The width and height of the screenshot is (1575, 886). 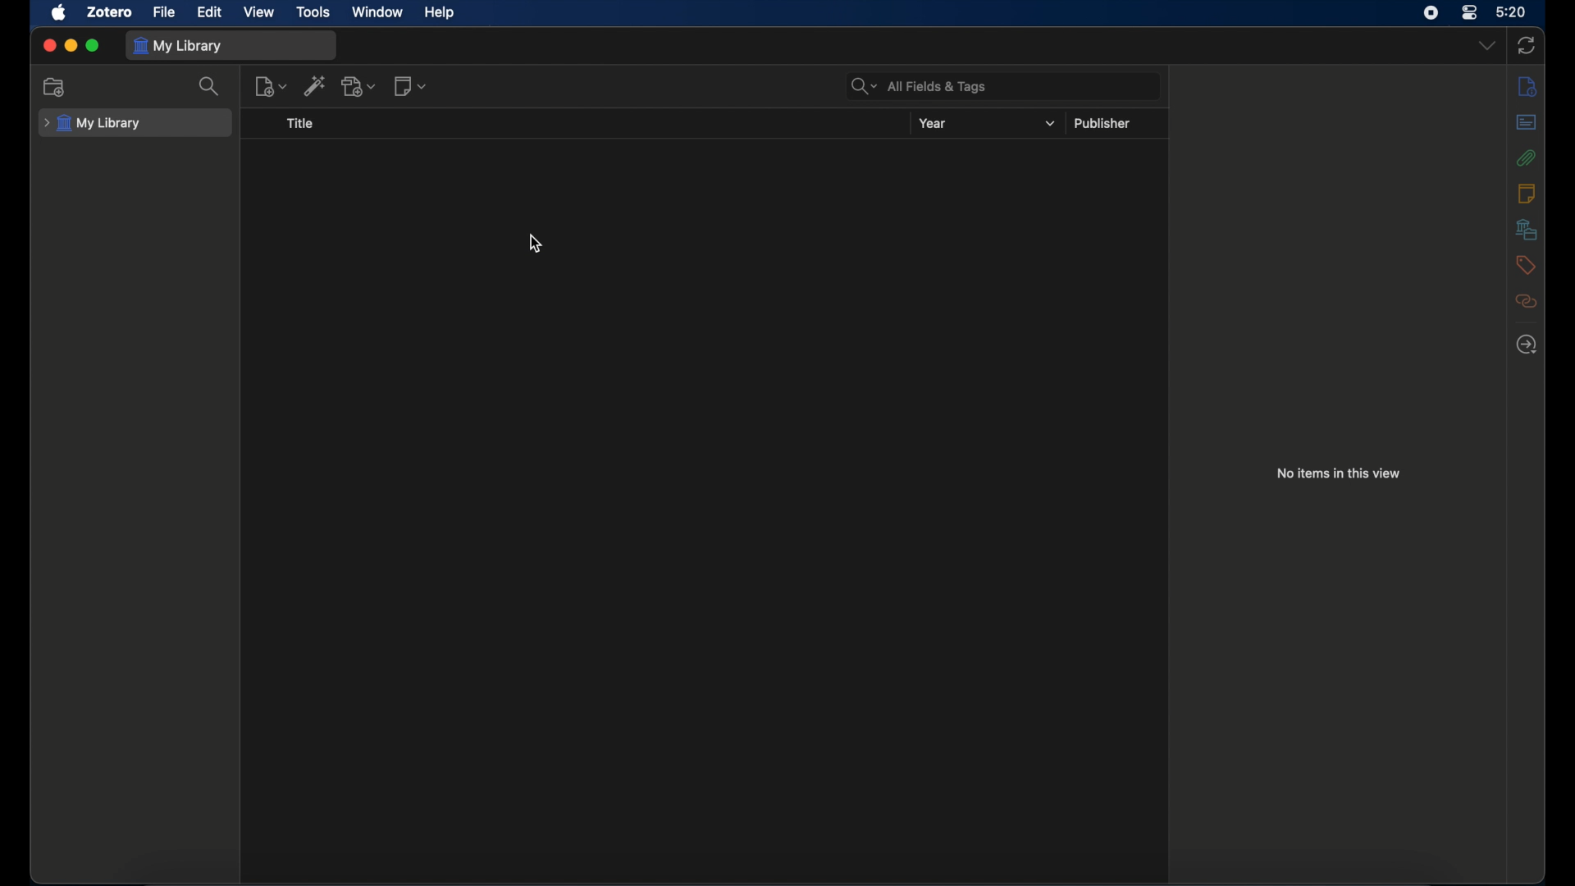 I want to click on add attachment, so click(x=359, y=87).